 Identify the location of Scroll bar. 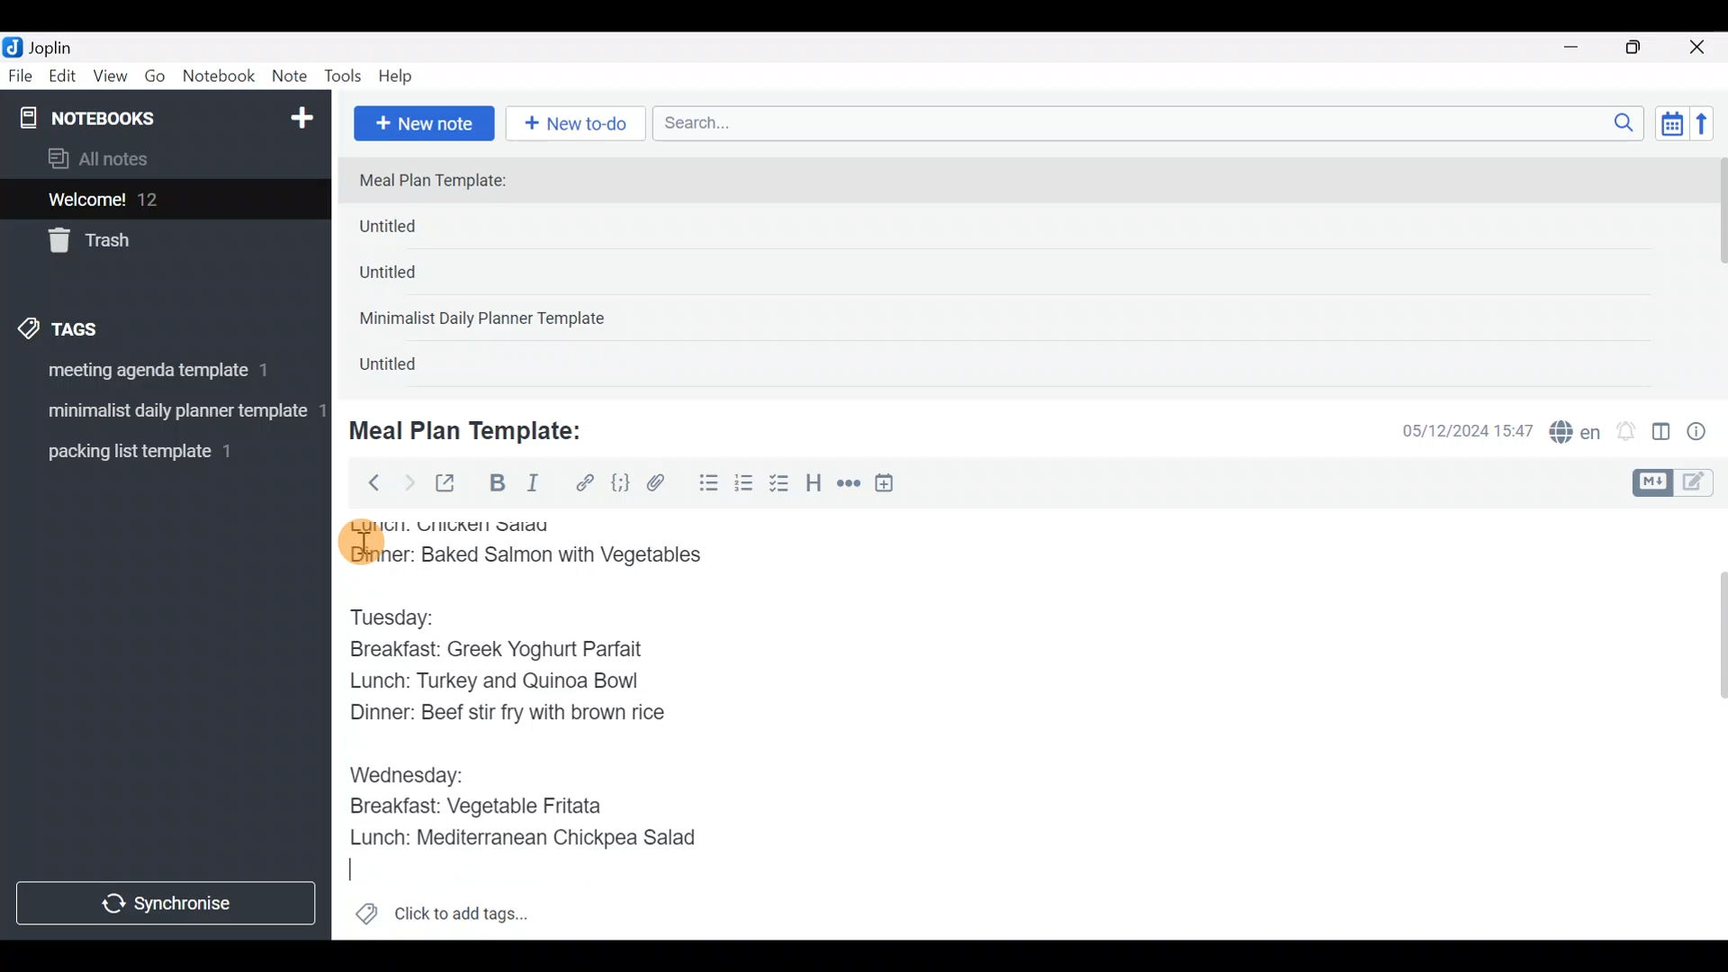
(1709, 724).